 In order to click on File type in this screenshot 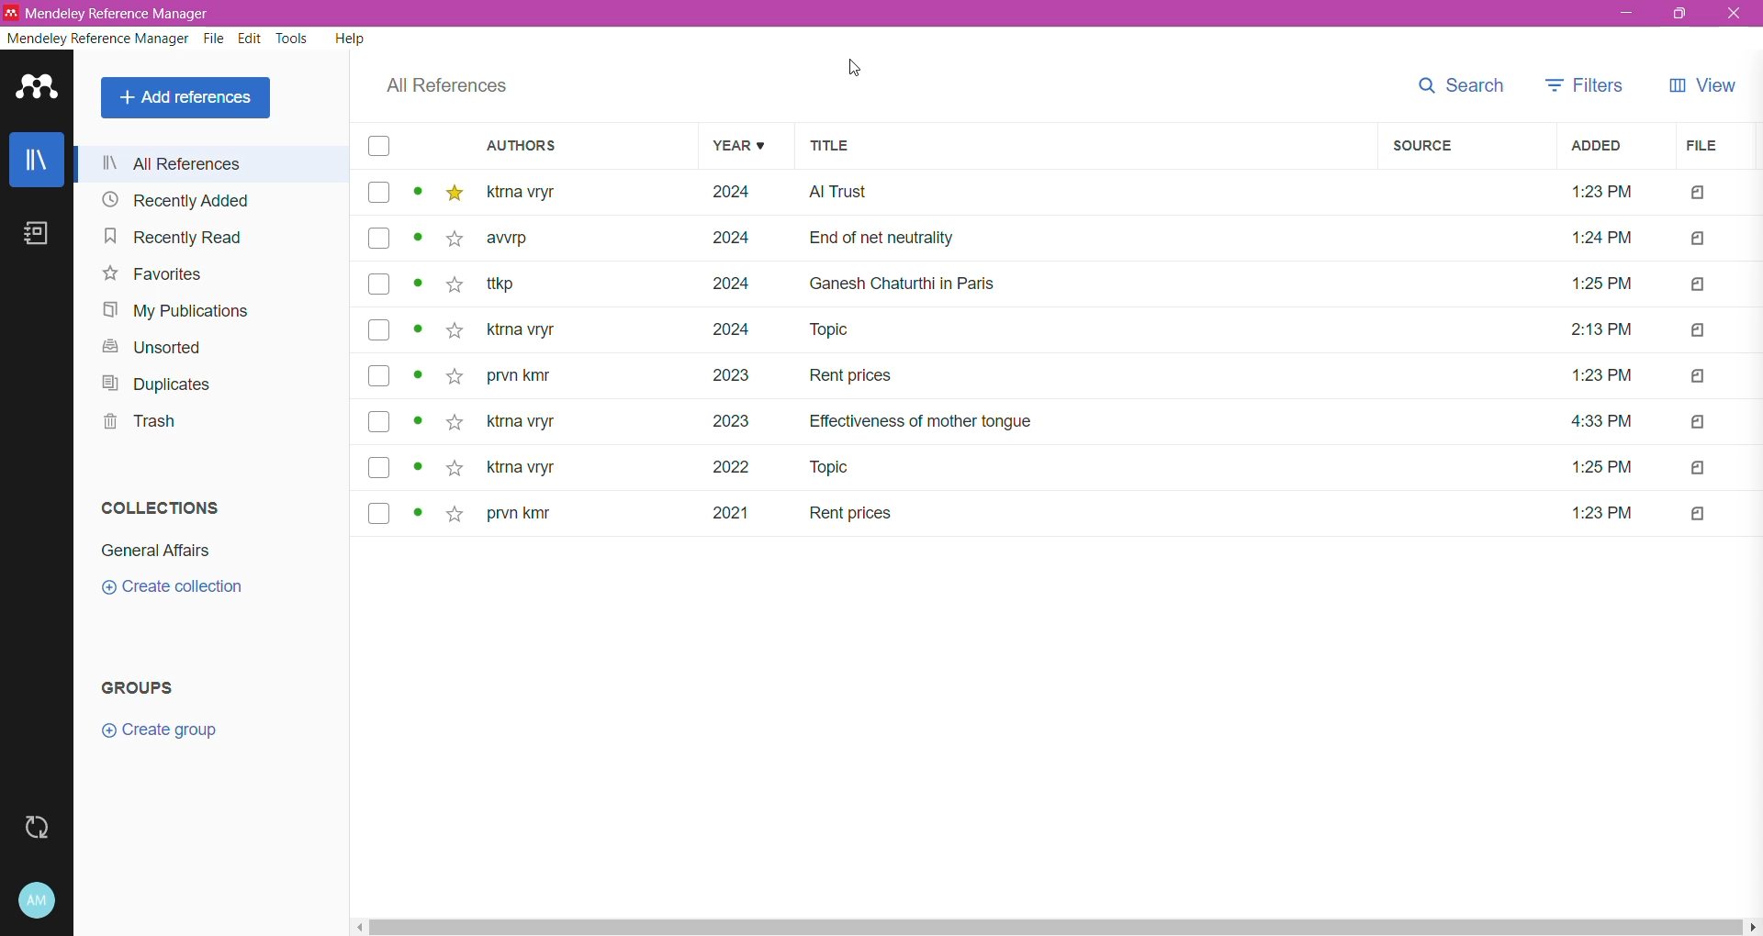, I will do `click(1700, 192)`.